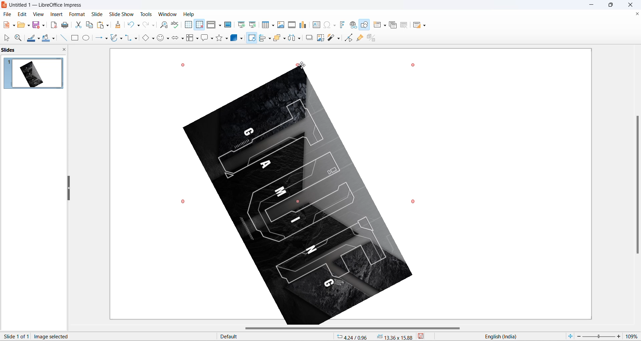 The height and width of the screenshot is (341, 641). Describe the element at coordinates (53, 24) in the screenshot. I see `export as pdf` at that location.